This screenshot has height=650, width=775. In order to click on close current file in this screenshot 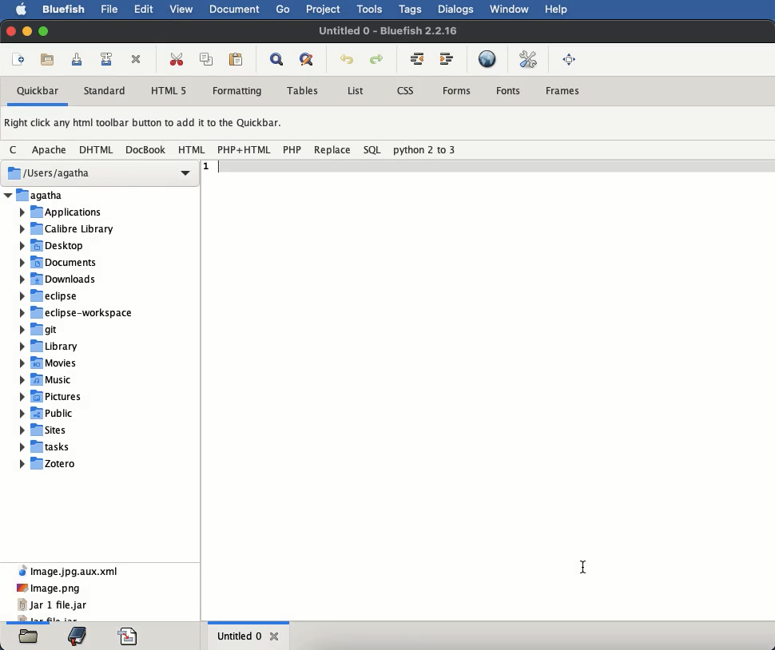, I will do `click(138, 61)`.